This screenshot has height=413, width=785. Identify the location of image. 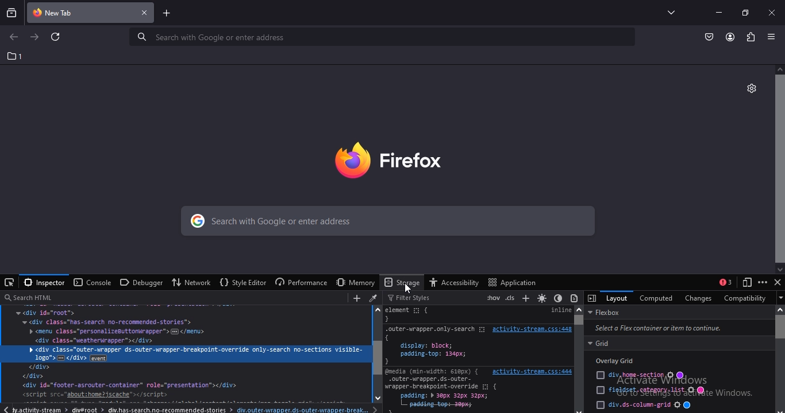
(406, 158).